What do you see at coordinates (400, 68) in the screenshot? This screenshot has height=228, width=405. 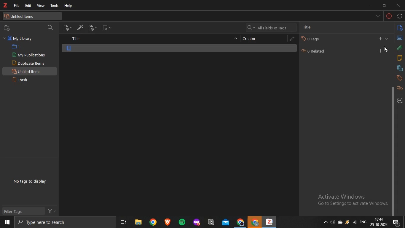 I see `libraries and collection` at bounding box center [400, 68].